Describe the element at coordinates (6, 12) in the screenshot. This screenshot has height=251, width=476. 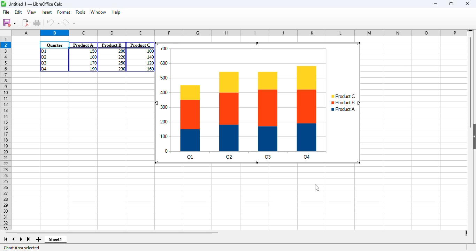
I see `file` at that location.